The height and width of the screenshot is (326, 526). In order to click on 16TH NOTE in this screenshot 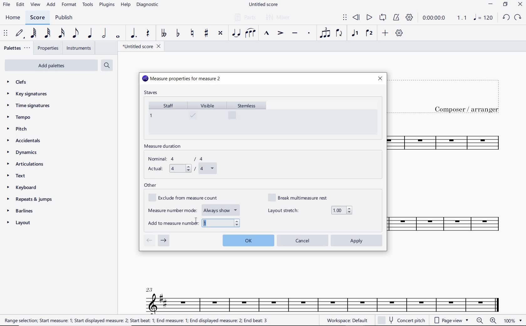, I will do `click(61, 33)`.